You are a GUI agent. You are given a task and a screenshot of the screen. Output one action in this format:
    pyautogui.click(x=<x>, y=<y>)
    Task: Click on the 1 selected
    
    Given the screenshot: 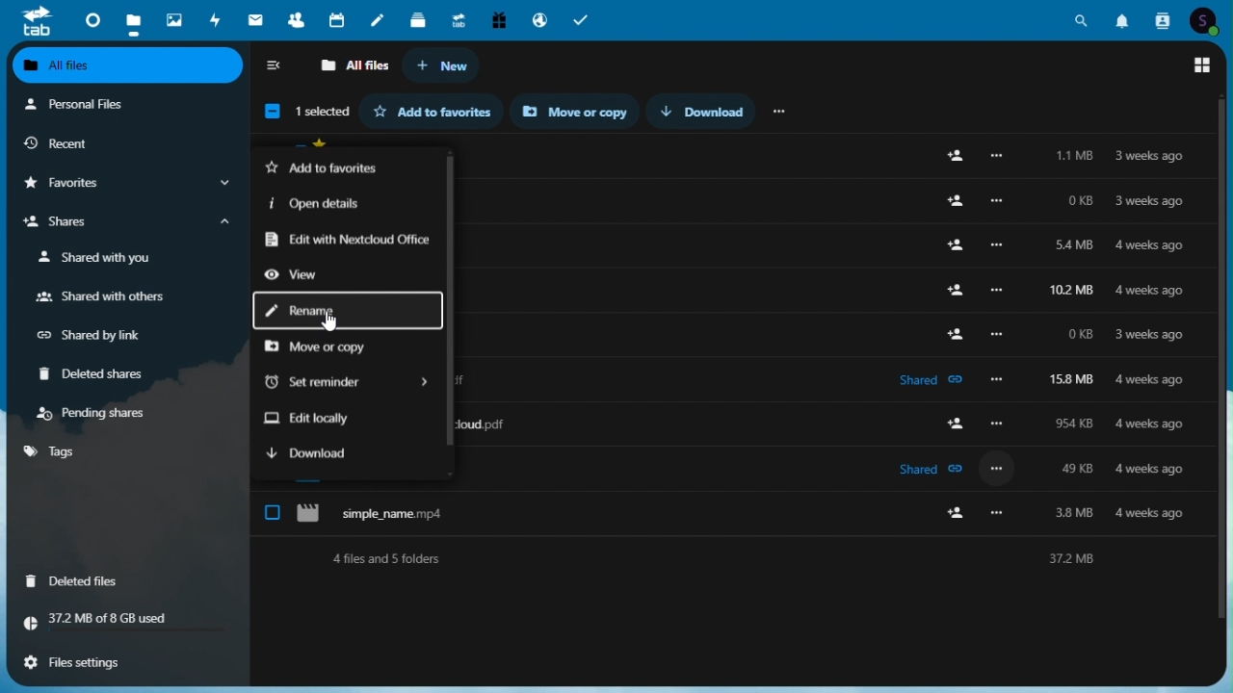 What is the action you would take?
    pyautogui.click(x=303, y=114)
    